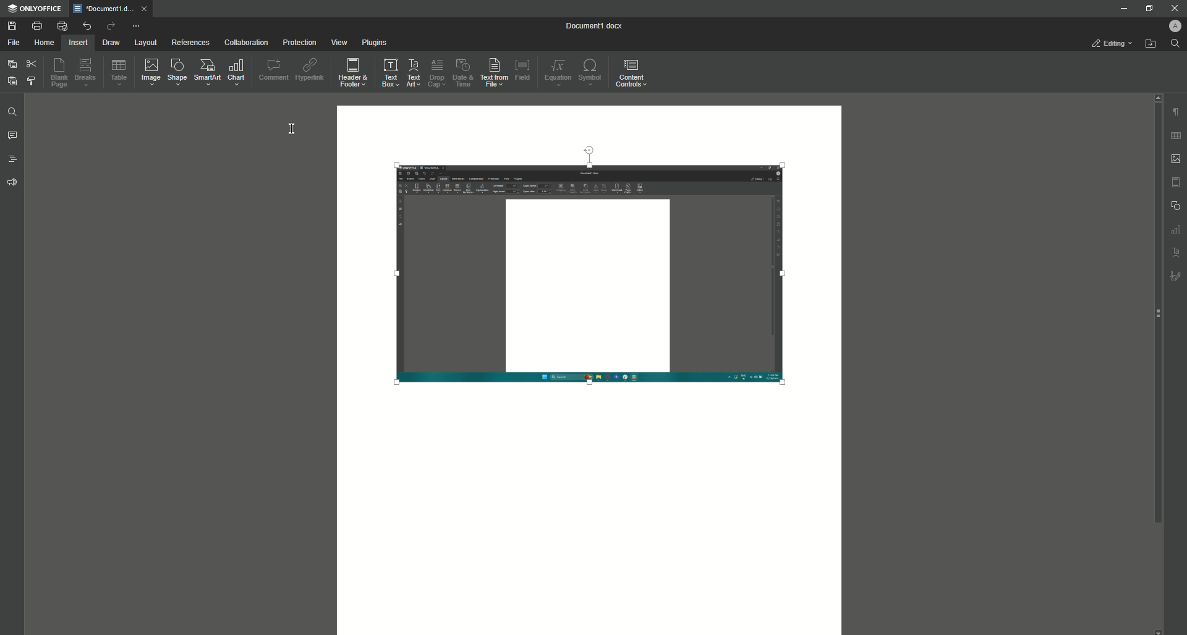 The height and width of the screenshot is (635, 1187). What do you see at coordinates (1176, 135) in the screenshot?
I see `Table Settings` at bounding box center [1176, 135].